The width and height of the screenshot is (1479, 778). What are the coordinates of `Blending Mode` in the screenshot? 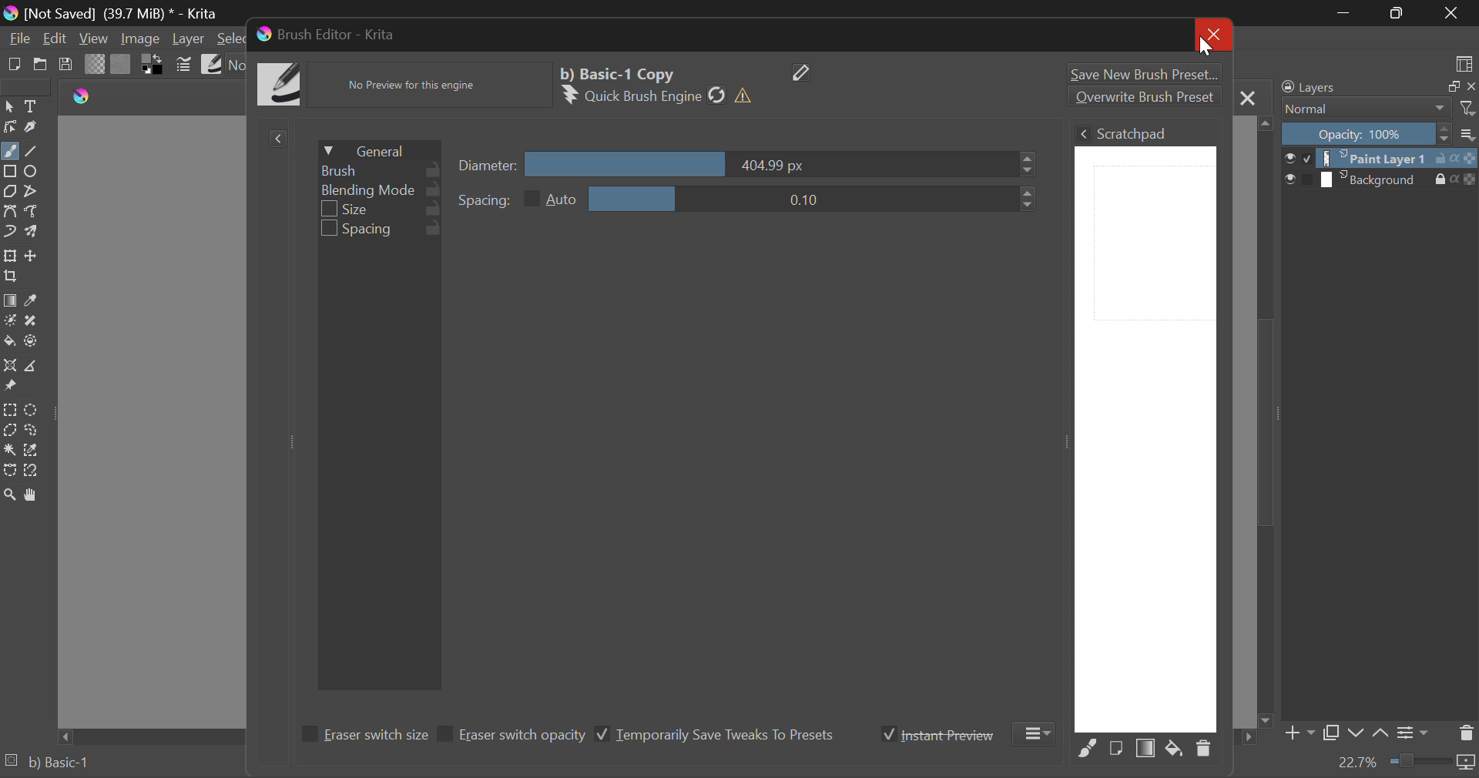 It's located at (380, 190).